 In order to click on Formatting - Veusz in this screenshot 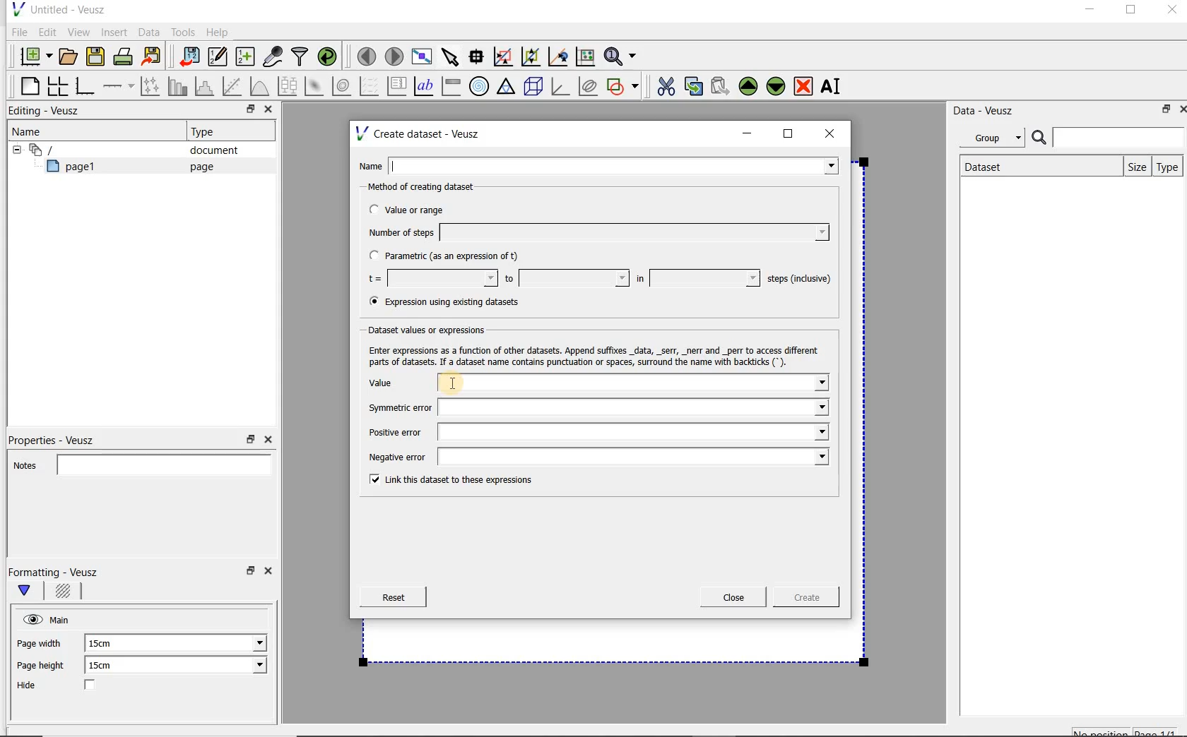, I will do `click(55, 572)`.